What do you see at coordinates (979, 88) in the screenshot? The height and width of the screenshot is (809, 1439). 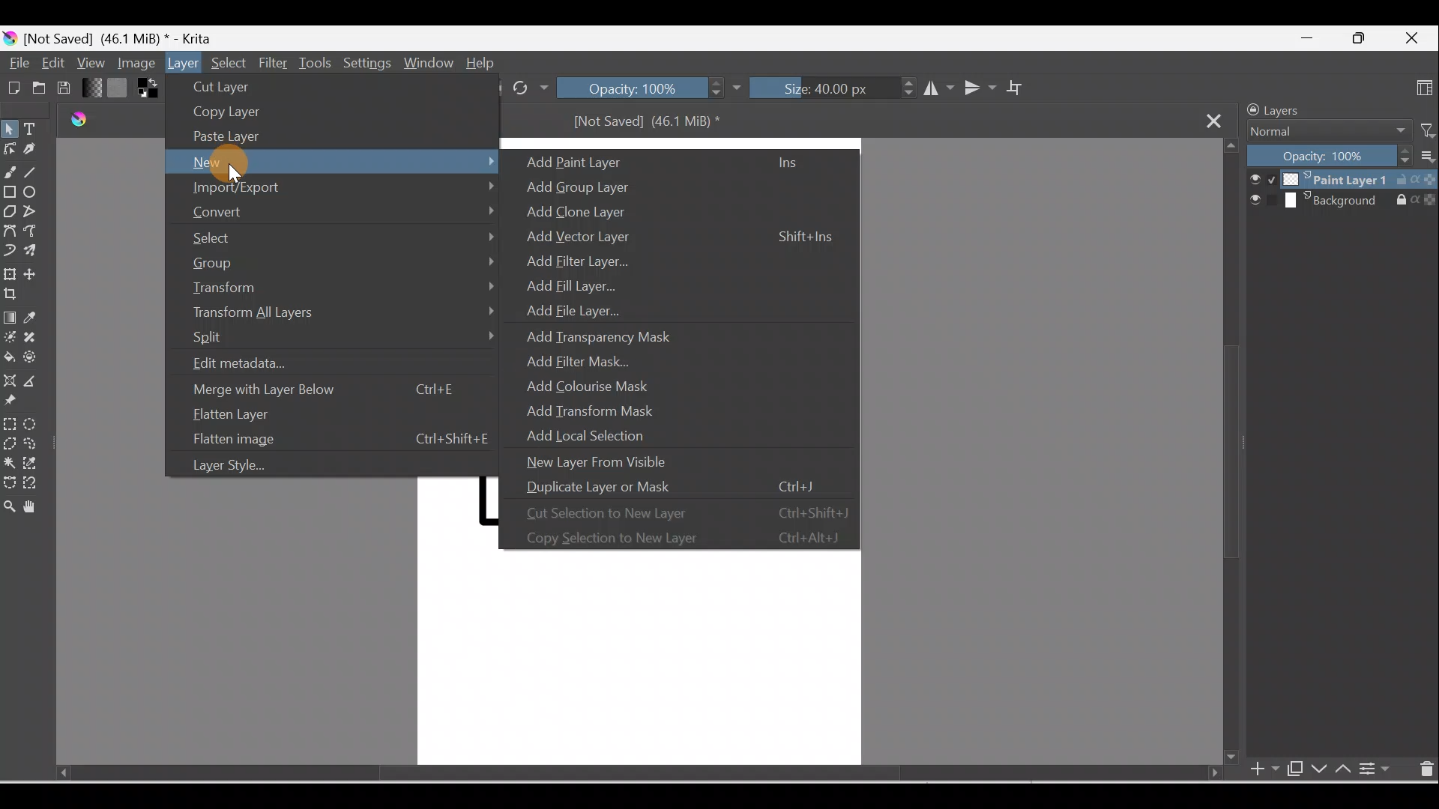 I see `Vertical mirror tool` at bounding box center [979, 88].